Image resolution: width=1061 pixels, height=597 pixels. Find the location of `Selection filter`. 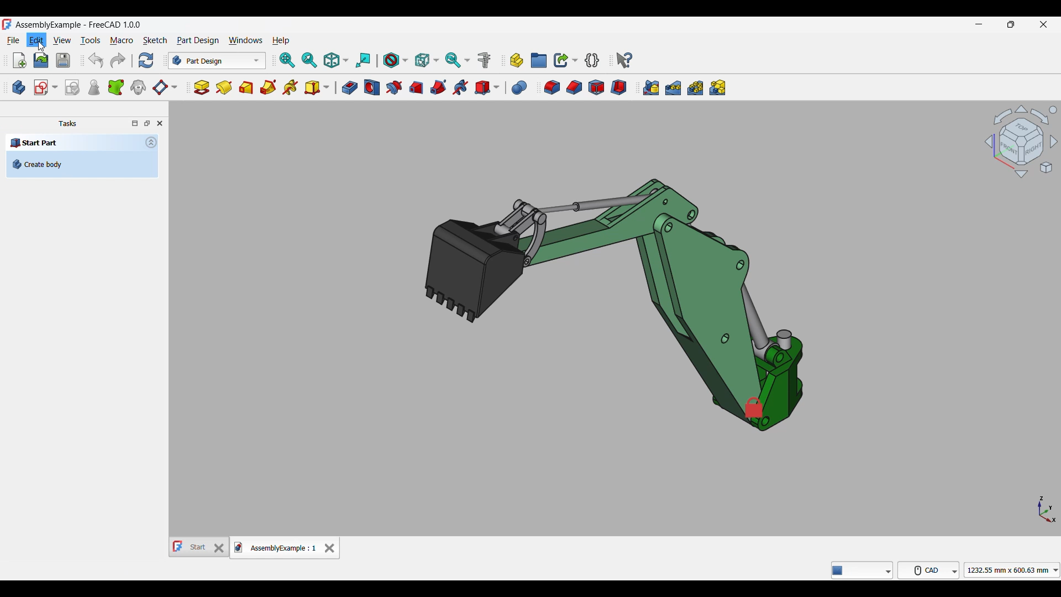

Selection filter is located at coordinates (427, 60).